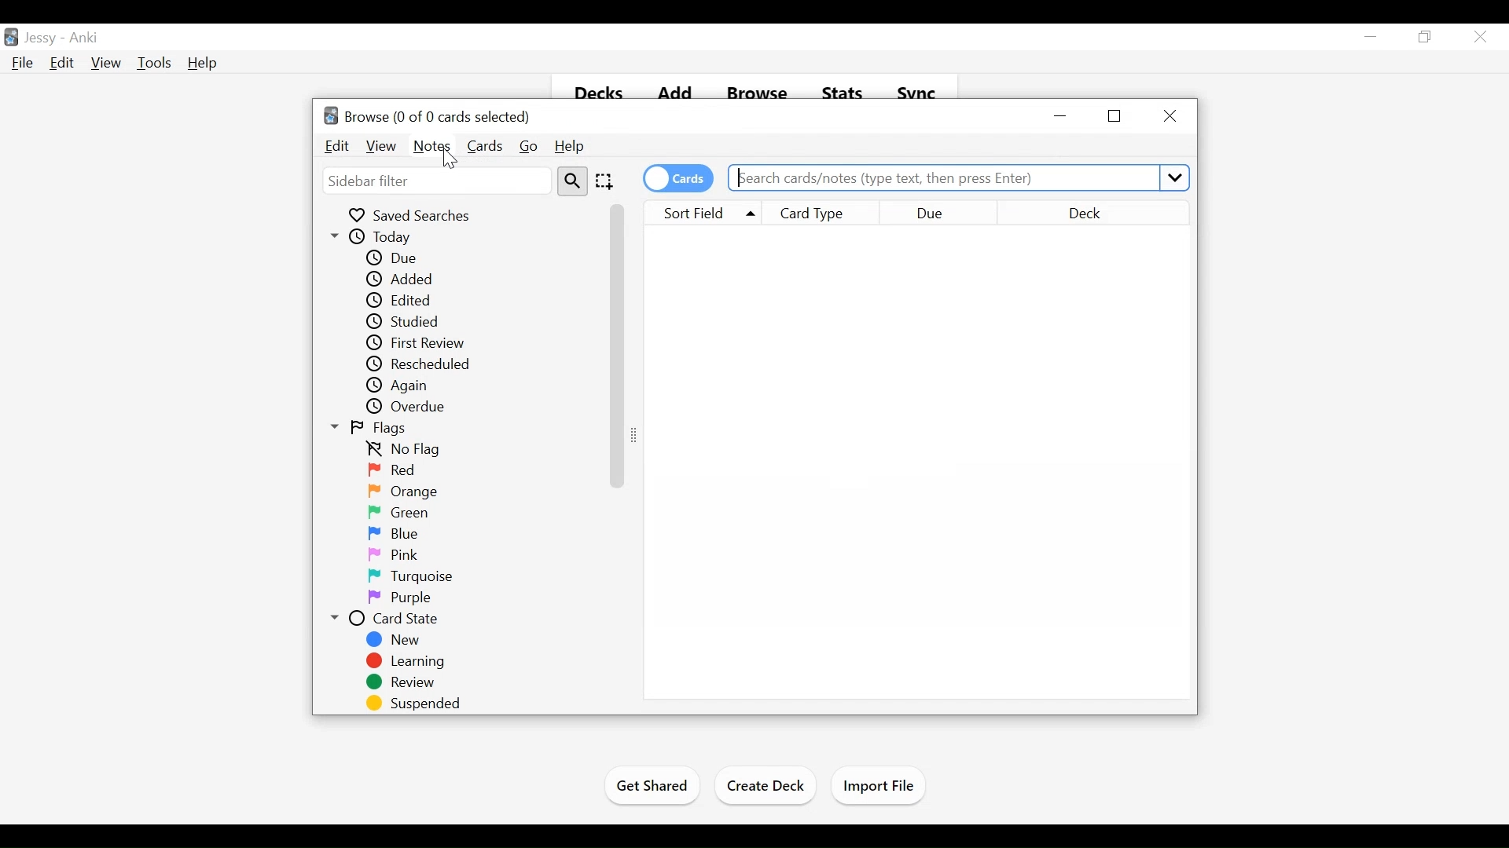  Describe the element at coordinates (400, 683) in the screenshot. I see `Review` at that location.